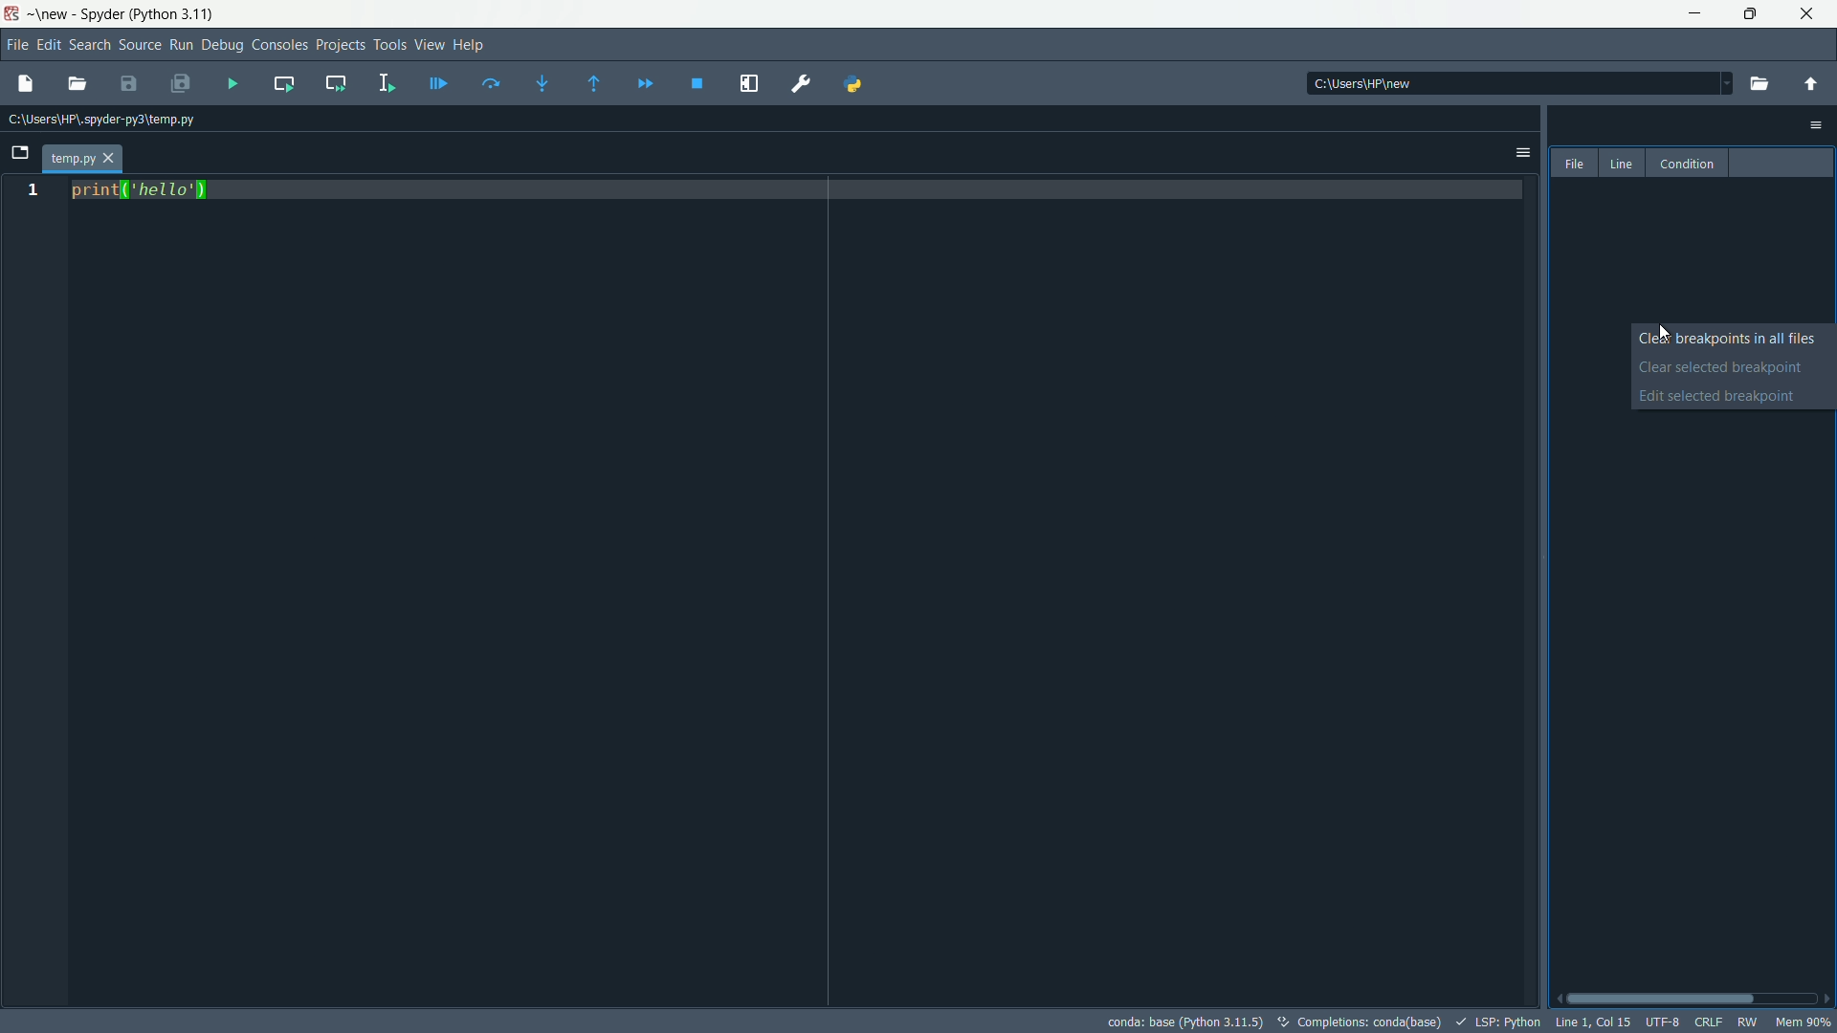 The width and height of the screenshot is (1837, 1033). Describe the element at coordinates (696, 84) in the screenshot. I see `stop debugging` at that location.